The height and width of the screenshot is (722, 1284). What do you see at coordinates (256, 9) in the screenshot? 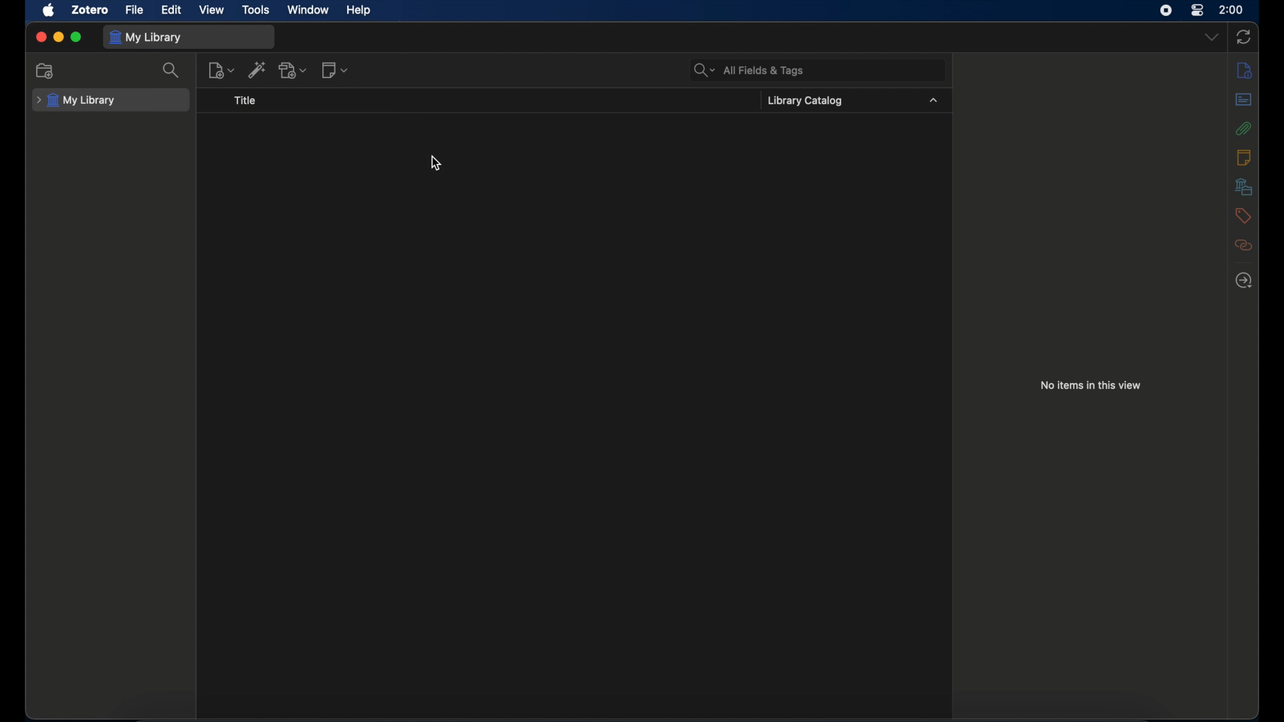
I see `tools` at bounding box center [256, 9].